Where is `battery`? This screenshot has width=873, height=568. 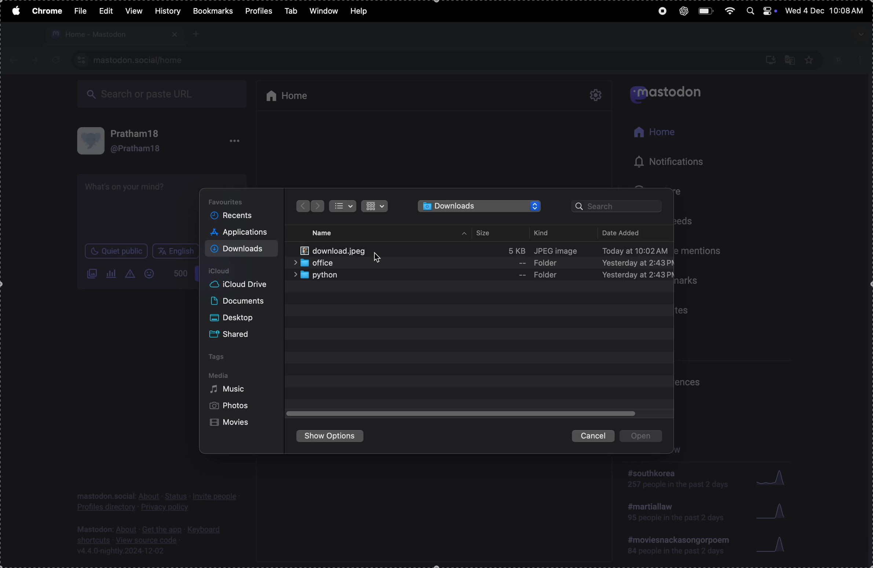
battery is located at coordinates (706, 11).